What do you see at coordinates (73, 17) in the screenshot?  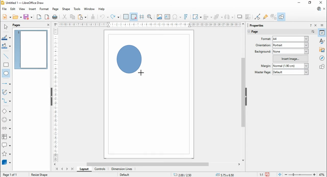 I see `copy` at bounding box center [73, 17].